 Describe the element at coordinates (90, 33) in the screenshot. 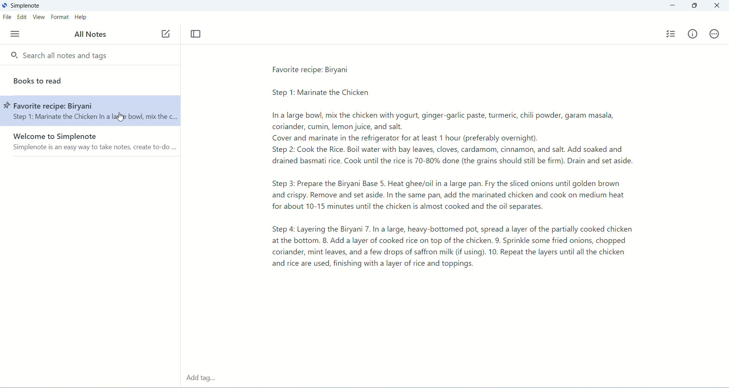

I see `all notes` at that location.